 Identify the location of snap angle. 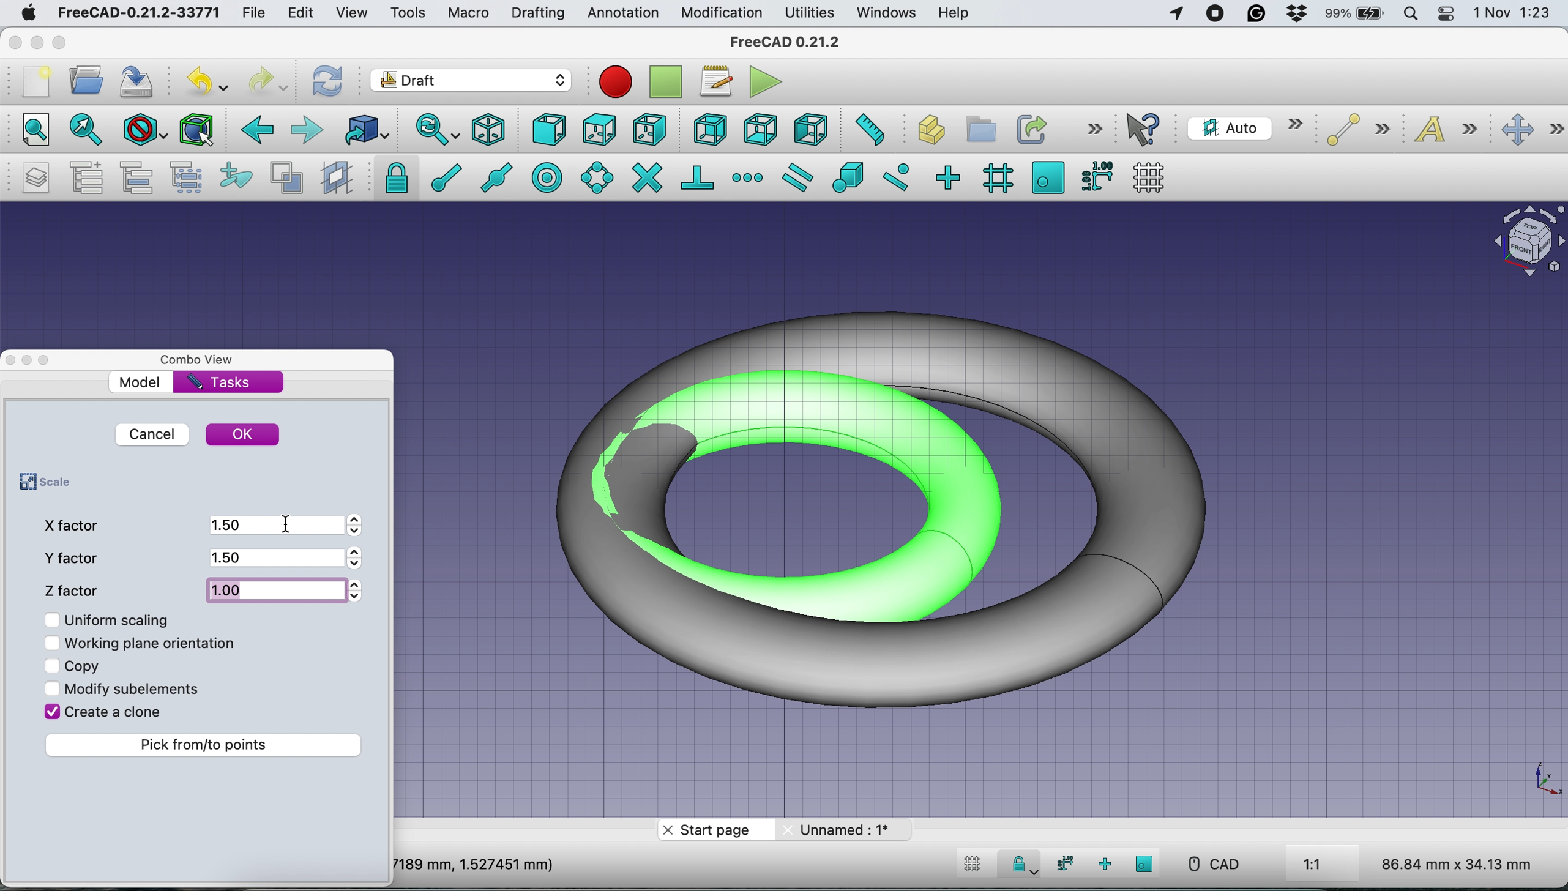
(597, 177).